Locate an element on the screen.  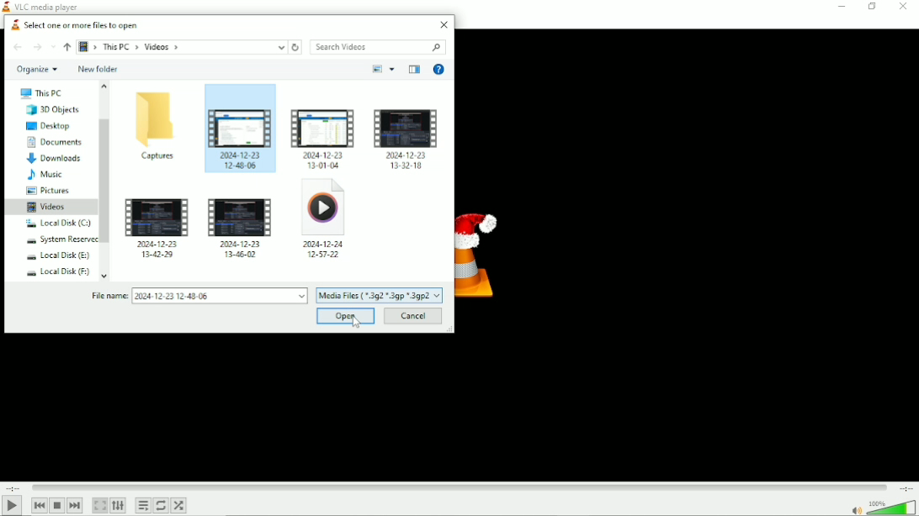
Captures is located at coordinates (156, 127).